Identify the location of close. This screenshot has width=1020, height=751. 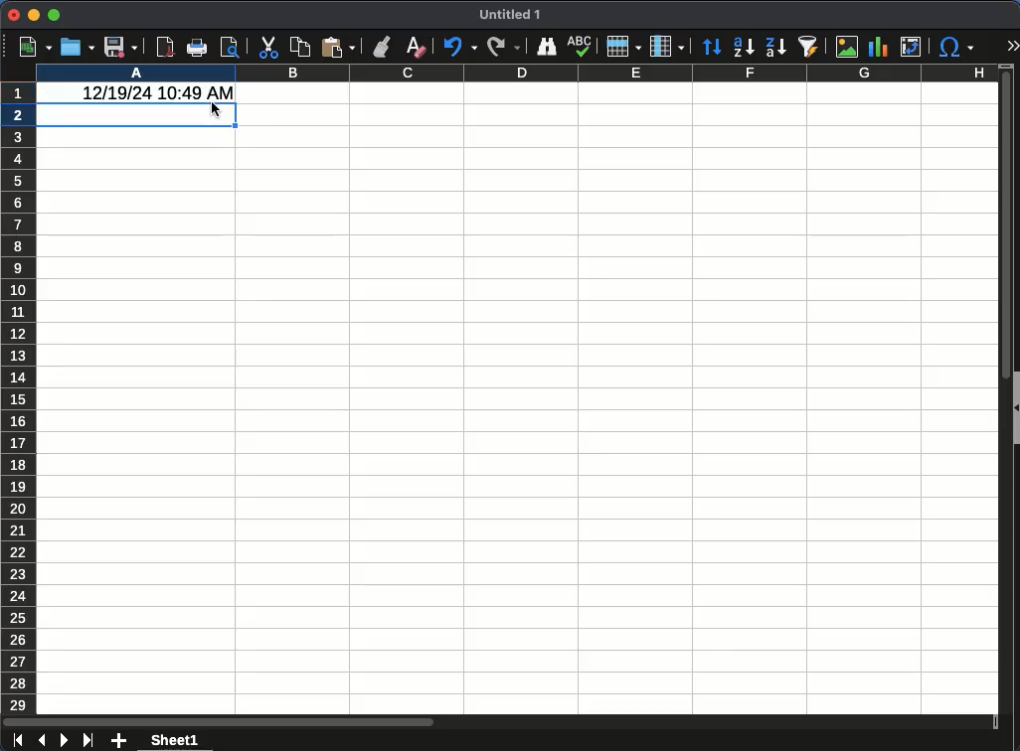
(14, 16).